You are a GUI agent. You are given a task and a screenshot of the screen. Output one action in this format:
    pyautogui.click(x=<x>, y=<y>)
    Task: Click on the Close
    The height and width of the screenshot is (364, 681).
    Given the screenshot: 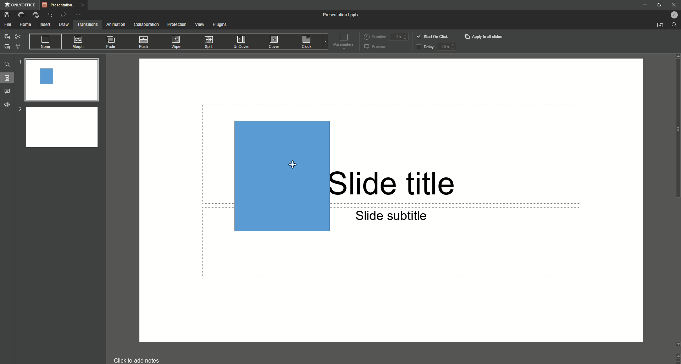 What is the action you would take?
    pyautogui.click(x=673, y=5)
    